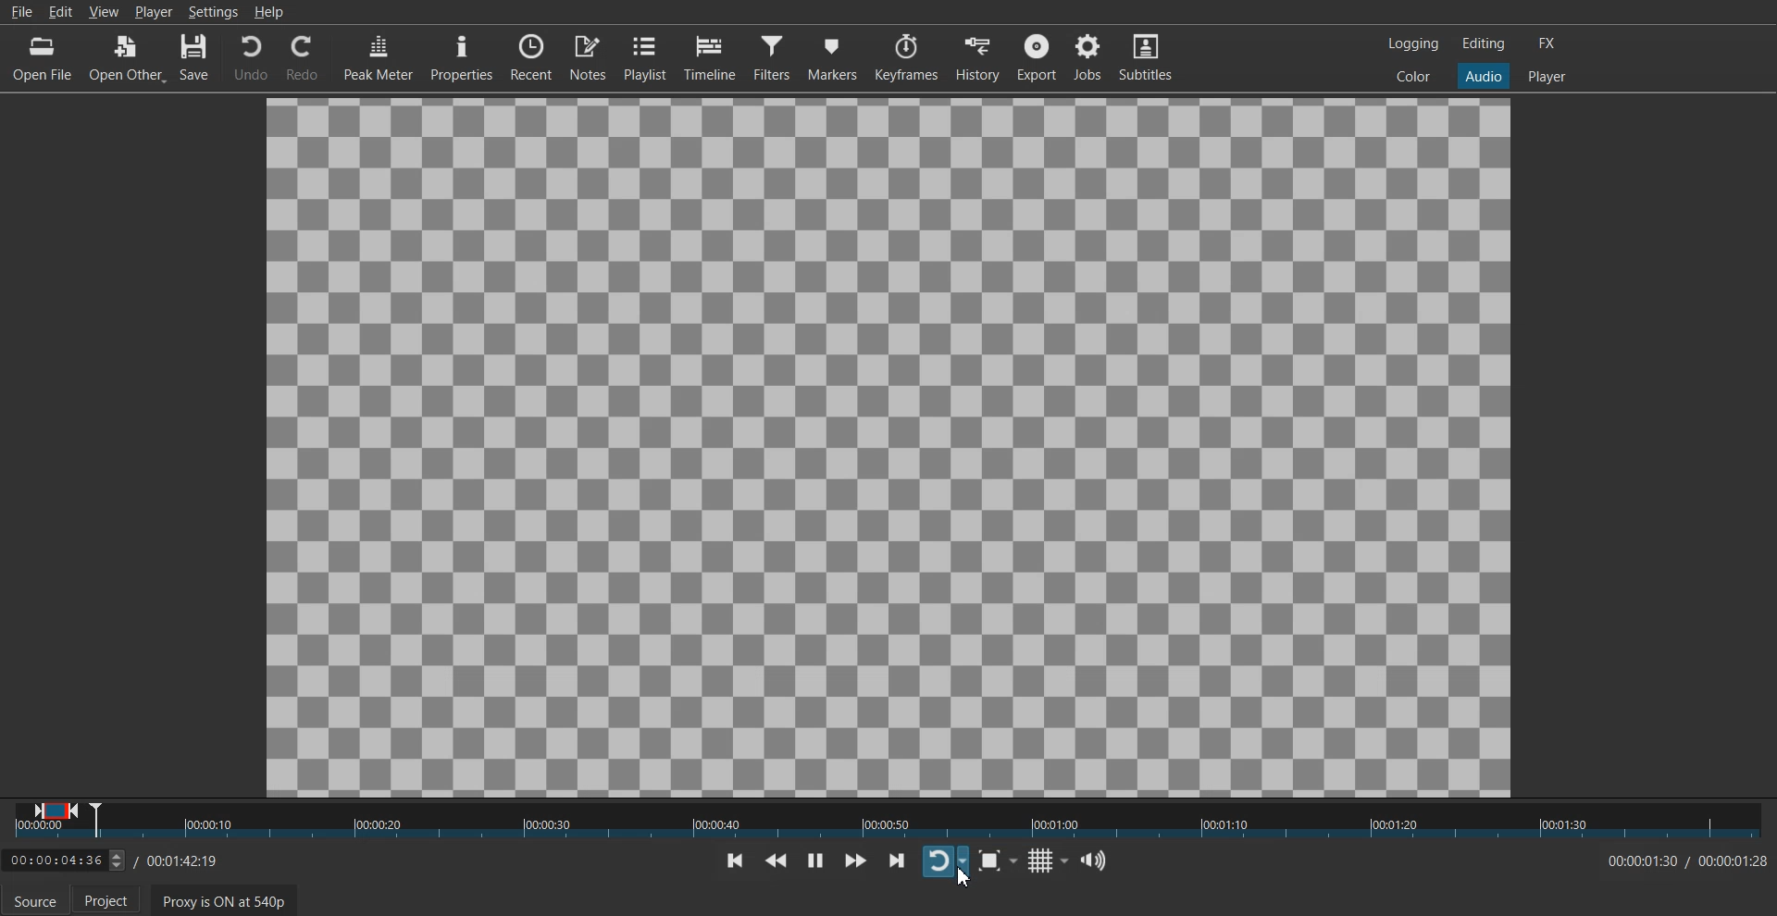 The width and height of the screenshot is (1777, 916). I want to click on Notes, so click(588, 58).